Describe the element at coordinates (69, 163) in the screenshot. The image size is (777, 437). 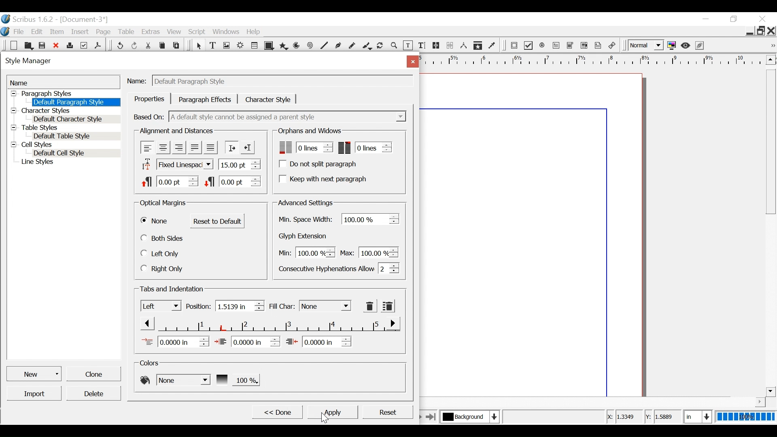
I see `line Styles` at that location.